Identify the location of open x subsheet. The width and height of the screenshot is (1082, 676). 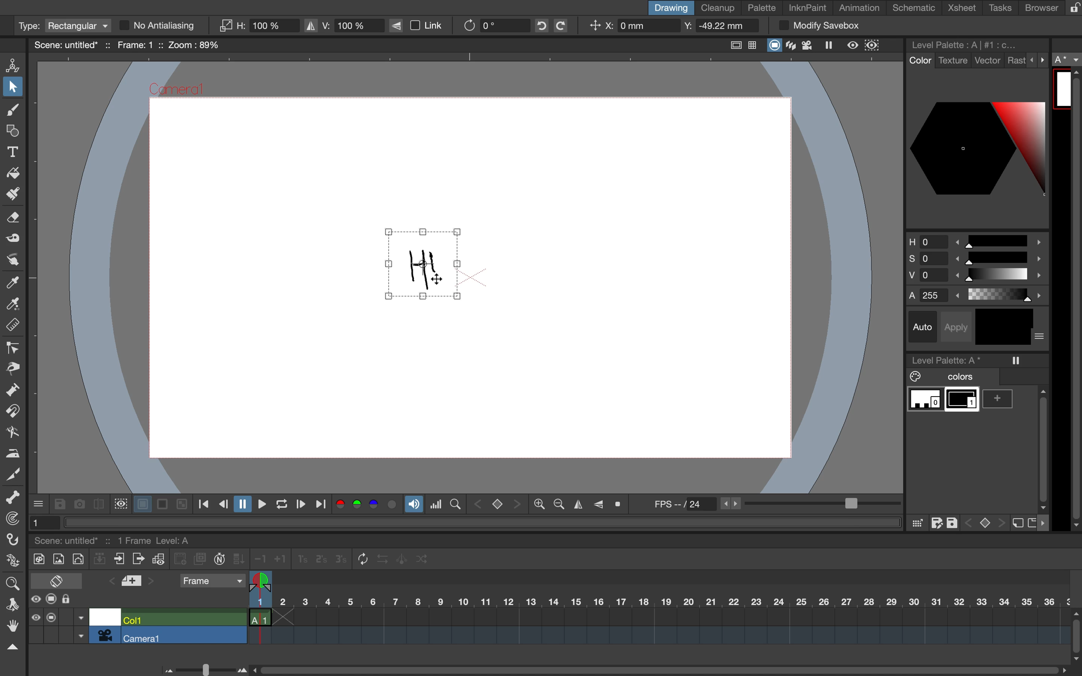
(137, 559).